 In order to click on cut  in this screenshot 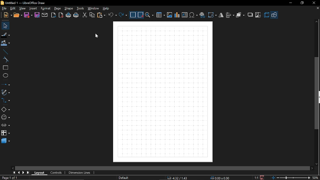, I will do `click(84, 15)`.